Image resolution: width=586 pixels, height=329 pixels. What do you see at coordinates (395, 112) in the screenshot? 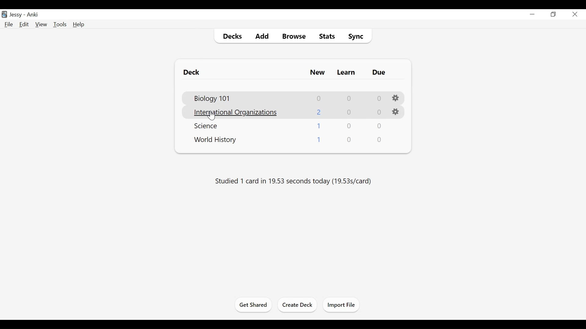
I see `Options` at bounding box center [395, 112].